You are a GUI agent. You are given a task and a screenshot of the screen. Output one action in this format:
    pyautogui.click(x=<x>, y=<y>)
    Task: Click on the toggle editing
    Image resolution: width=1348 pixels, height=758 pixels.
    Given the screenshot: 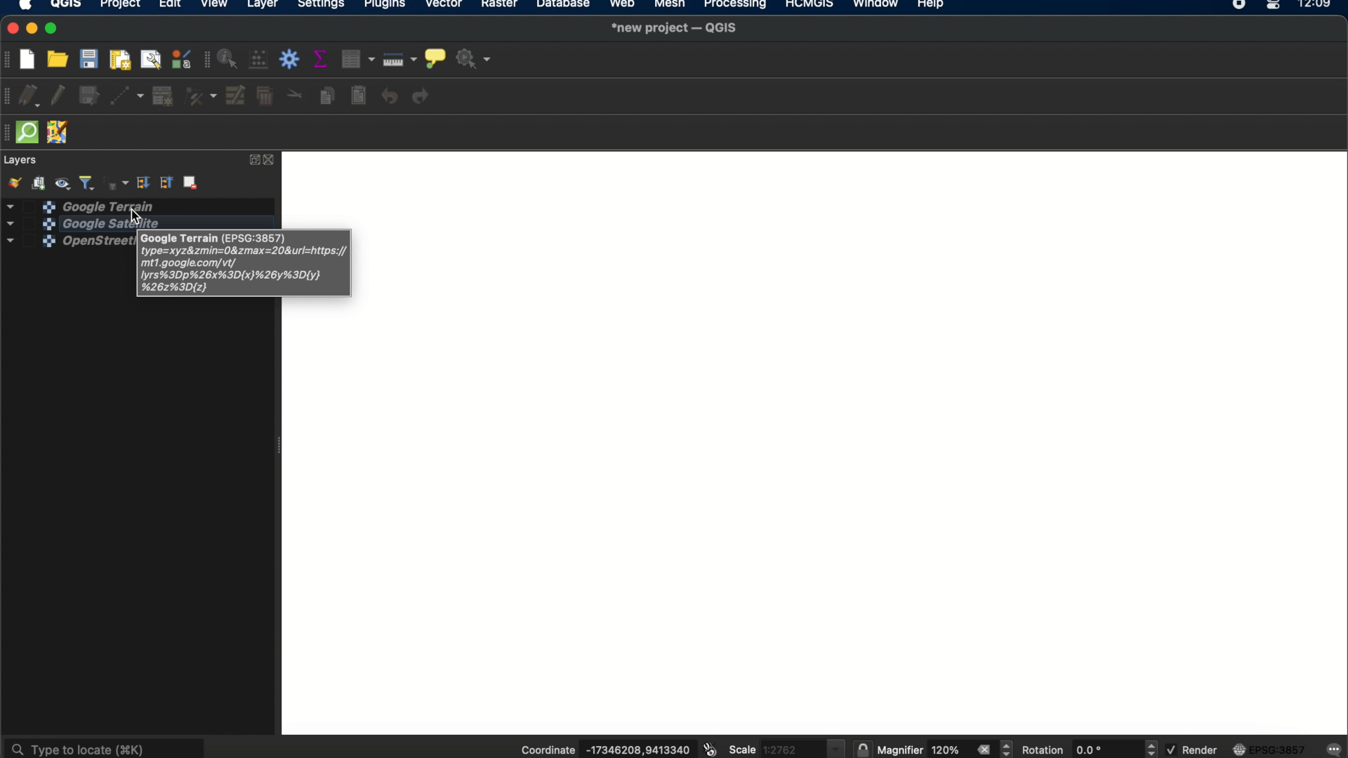 What is the action you would take?
    pyautogui.click(x=58, y=97)
    